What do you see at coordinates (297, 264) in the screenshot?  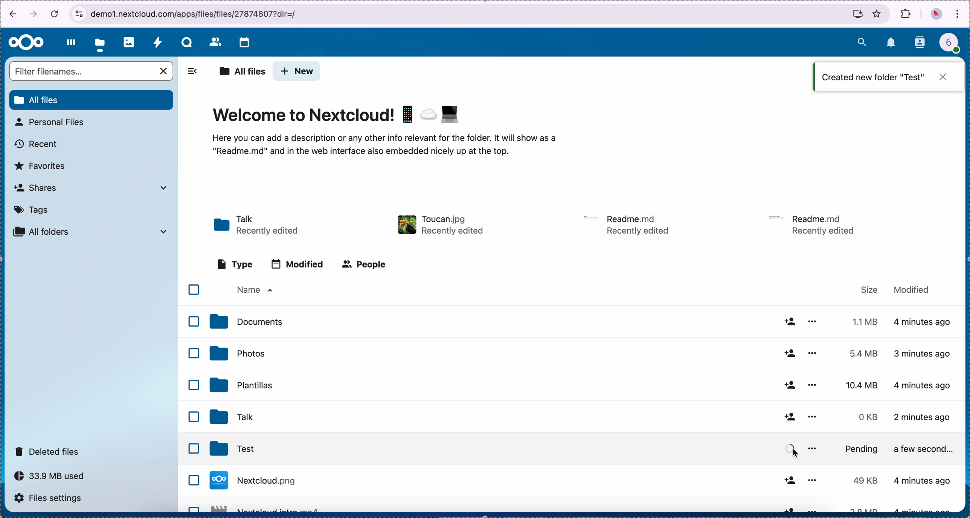 I see `modified` at bounding box center [297, 264].